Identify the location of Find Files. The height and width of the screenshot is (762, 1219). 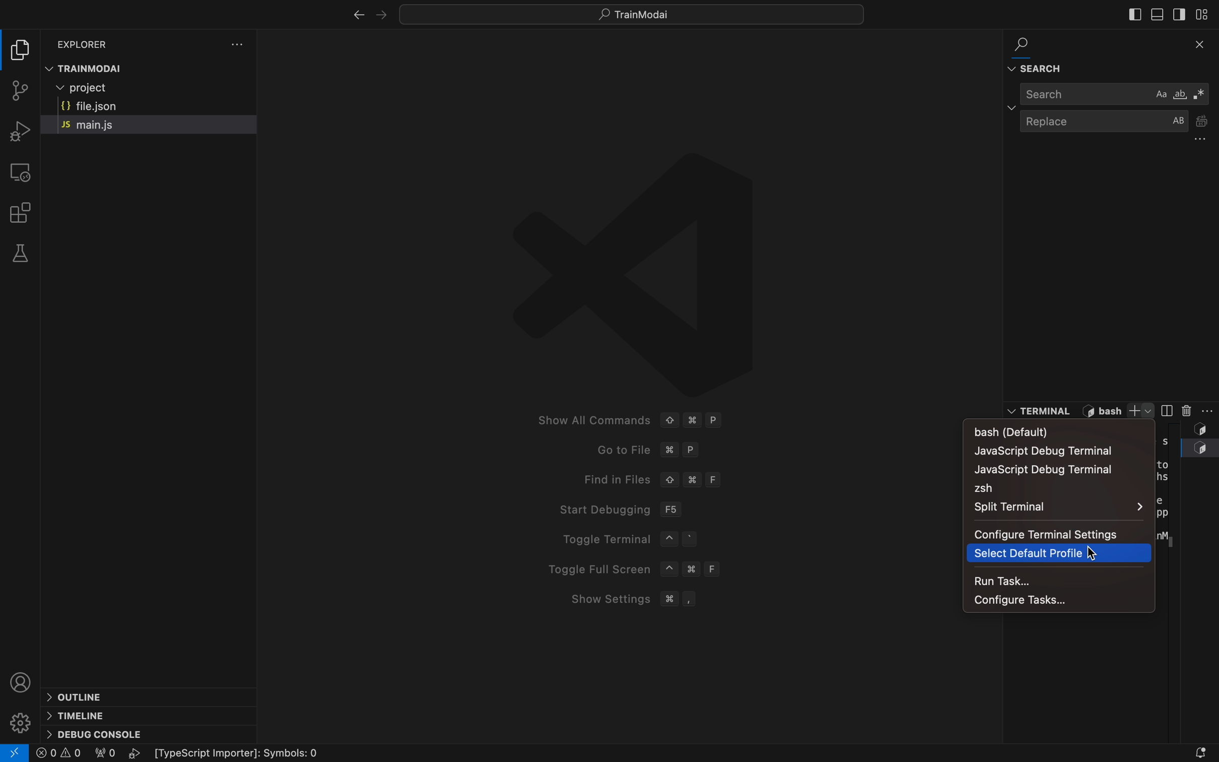
(706, 479).